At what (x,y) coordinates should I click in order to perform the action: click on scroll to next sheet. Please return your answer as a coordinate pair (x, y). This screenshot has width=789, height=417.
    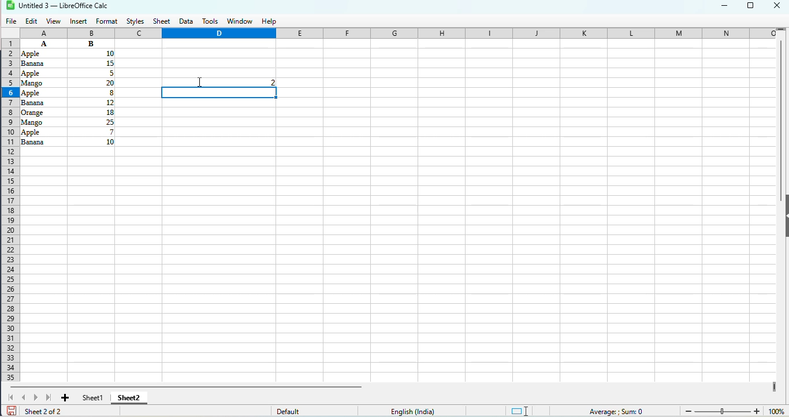
    Looking at the image, I should click on (37, 397).